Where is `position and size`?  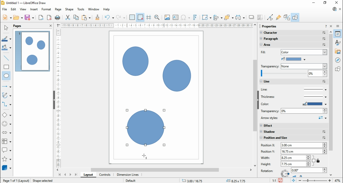
position and size is located at coordinates (293, 138).